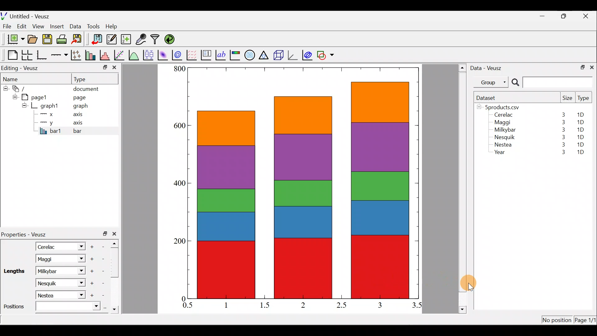 This screenshot has width=597, height=336. I want to click on Maggi, so click(503, 123).